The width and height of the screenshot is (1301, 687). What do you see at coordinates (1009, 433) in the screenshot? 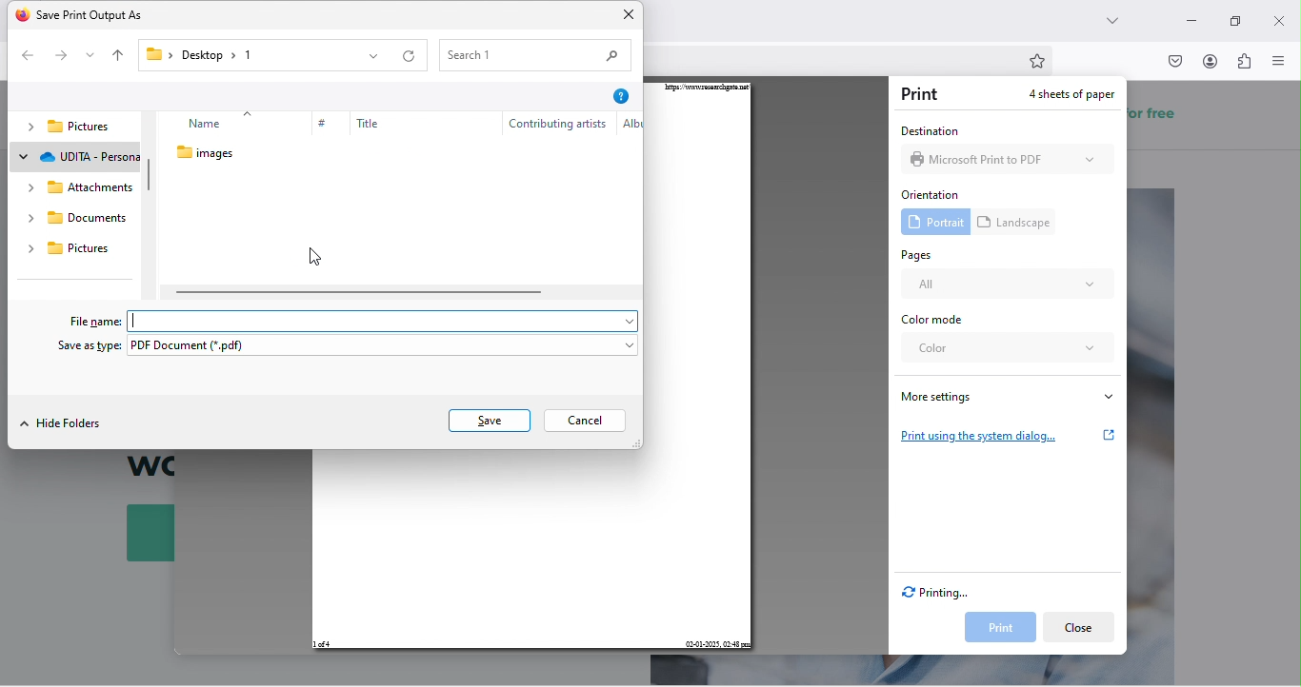
I see `print using the system dialog` at bounding box center [1009, 433].